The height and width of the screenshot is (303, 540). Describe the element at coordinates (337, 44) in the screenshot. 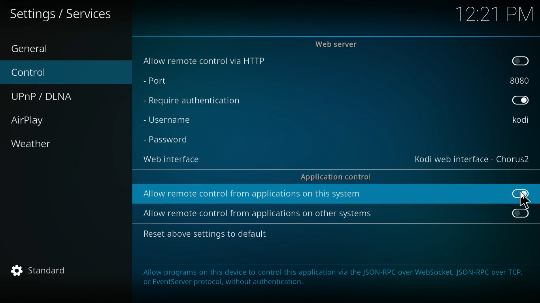

I see `web server` at that location.